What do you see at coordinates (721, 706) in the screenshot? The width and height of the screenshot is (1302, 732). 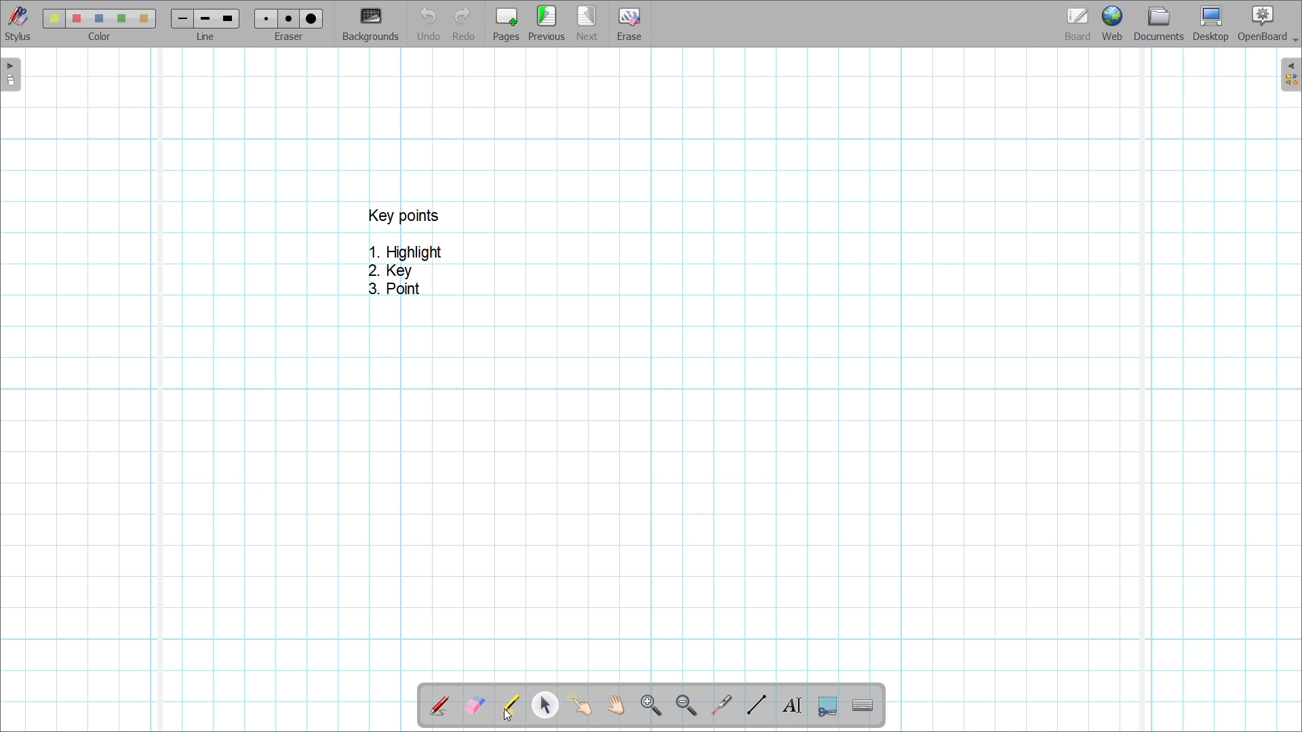 I see `Use virtual laser` at bounding box center [721, 706].